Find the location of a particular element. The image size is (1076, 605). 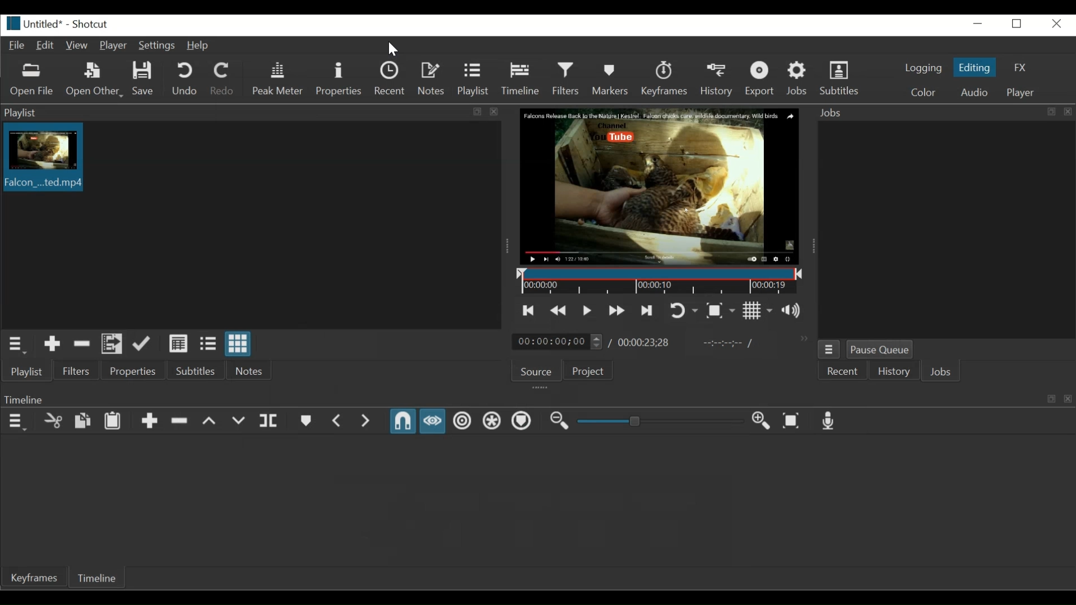

Playlist is located at coordinates (474, 80).